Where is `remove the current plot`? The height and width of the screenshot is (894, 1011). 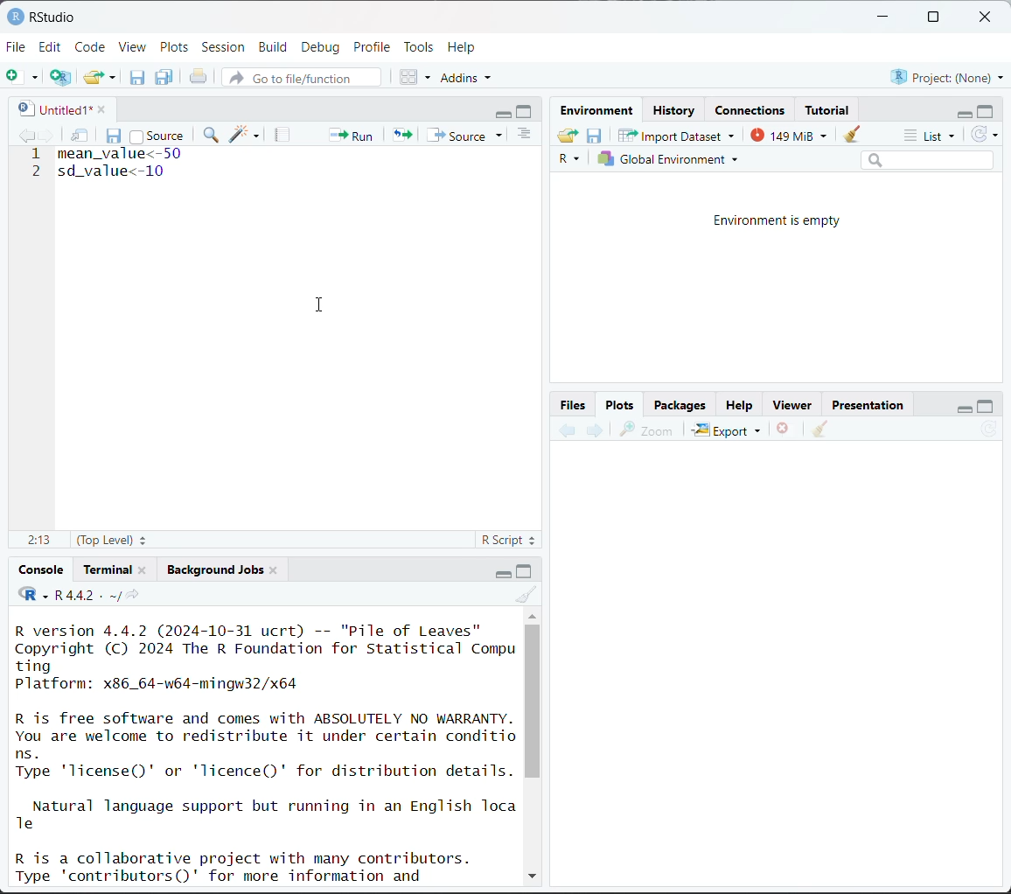 remove the current plot is located at coordinates (784, 431).